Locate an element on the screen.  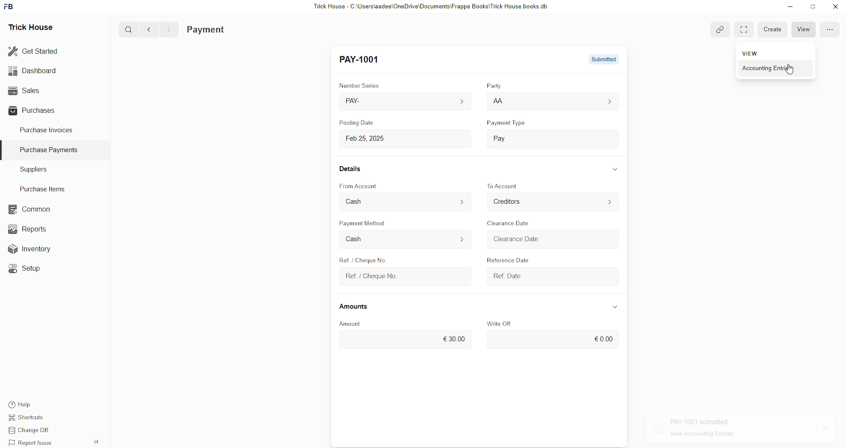
close is located at coordinates (836, 7).